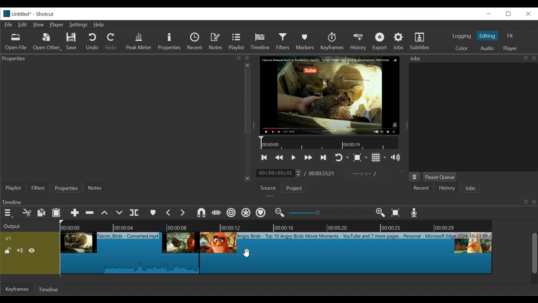 This screenshot has height=303, width=538. I want to click on (un)lock track, so click(9, 251).